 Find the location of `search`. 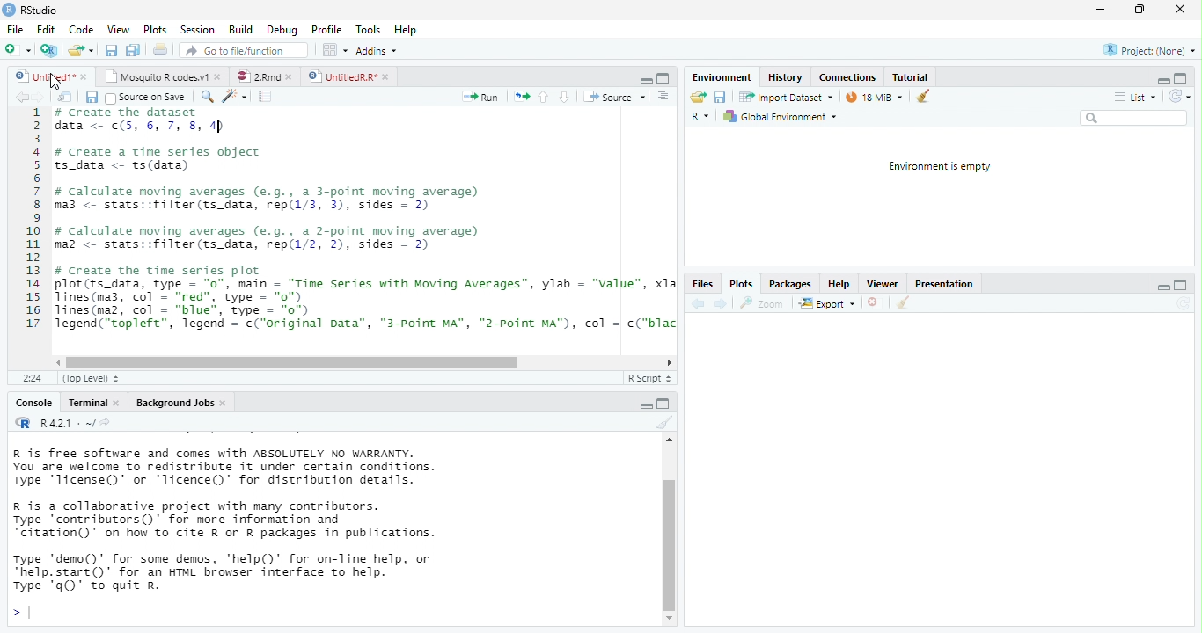

search is located at coordinates (1133, 118).